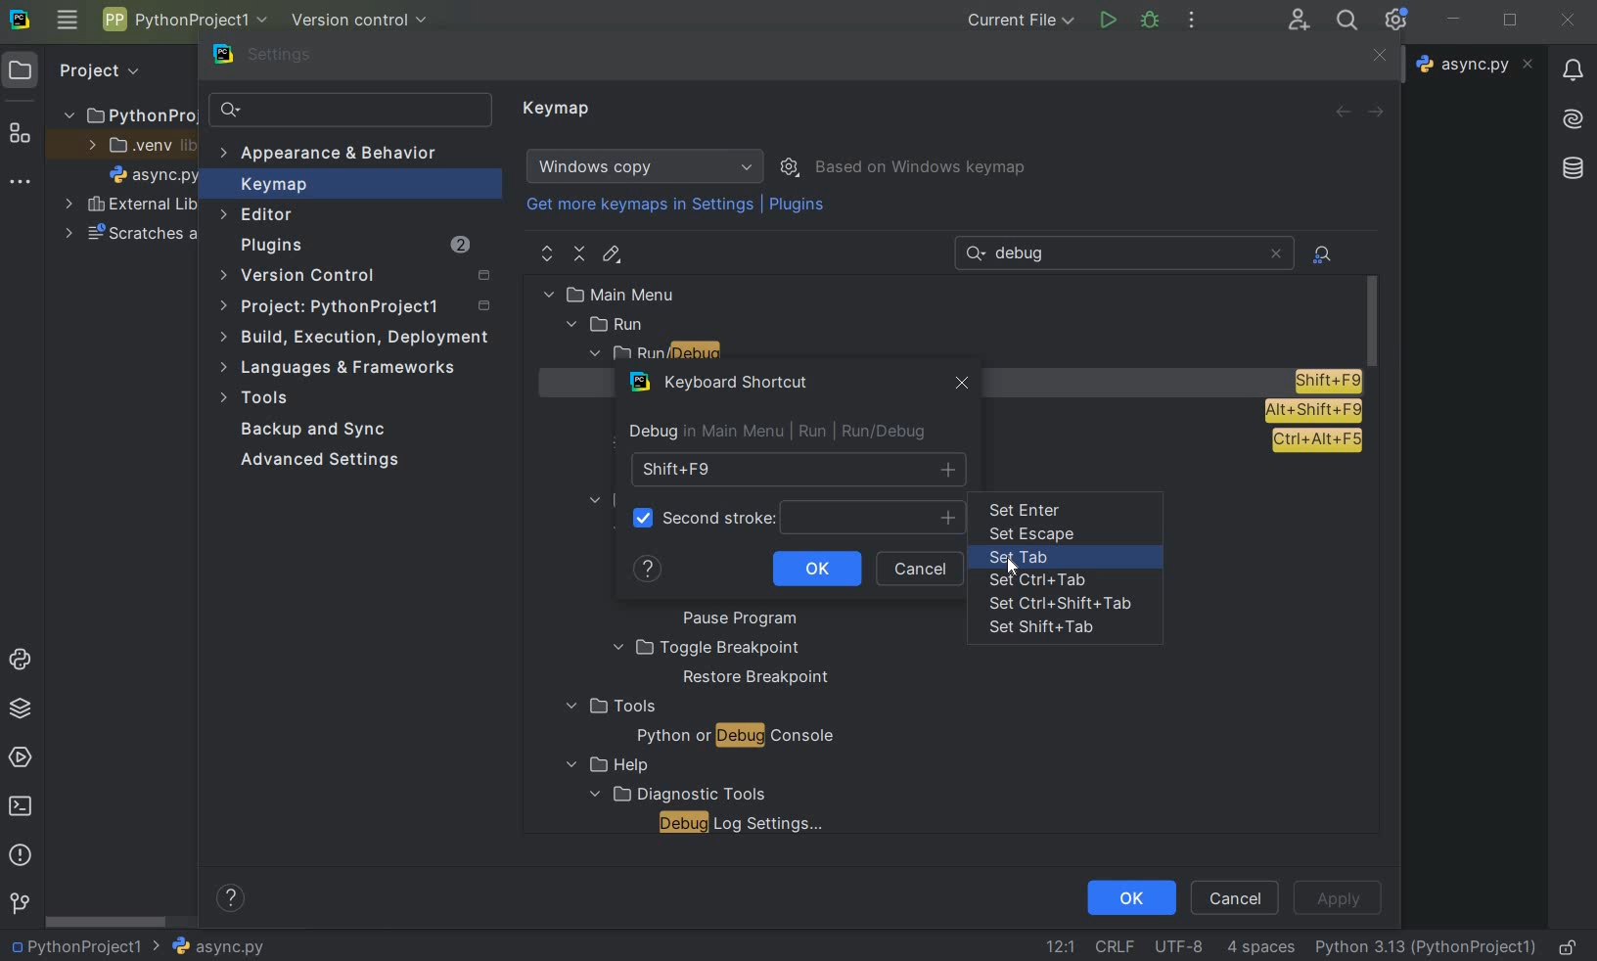  Describe the element at coordinates (73, 946) in the screenshot. I see `project name` at that location.